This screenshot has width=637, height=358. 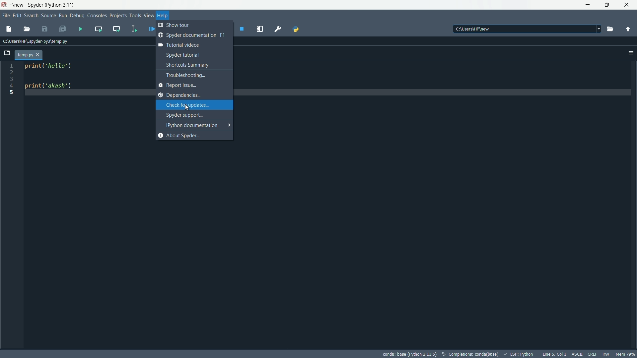 I want to click on dependencies, so click(x=191, y=95).